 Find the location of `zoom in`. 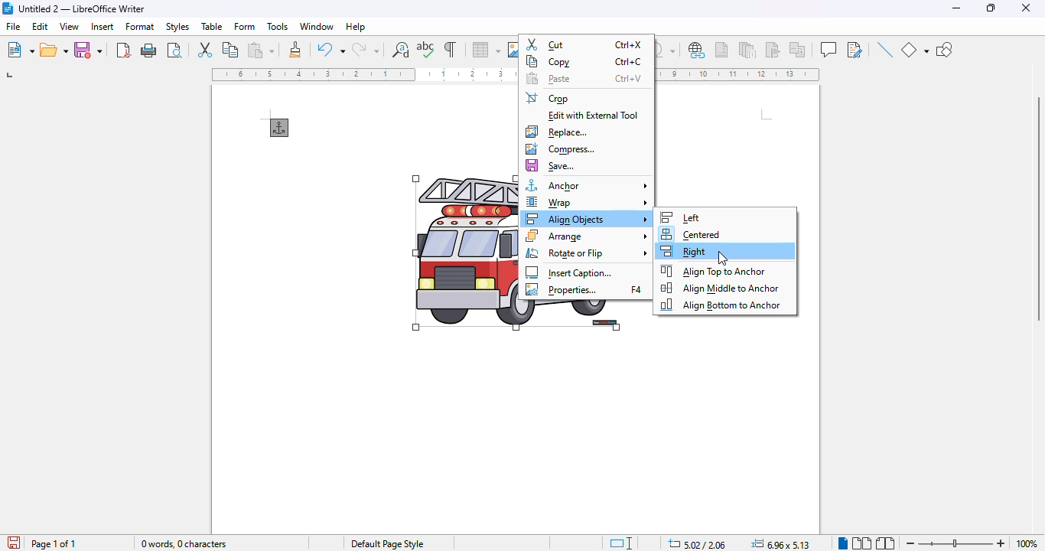

zoom in is located at coordinates (1001, 543).